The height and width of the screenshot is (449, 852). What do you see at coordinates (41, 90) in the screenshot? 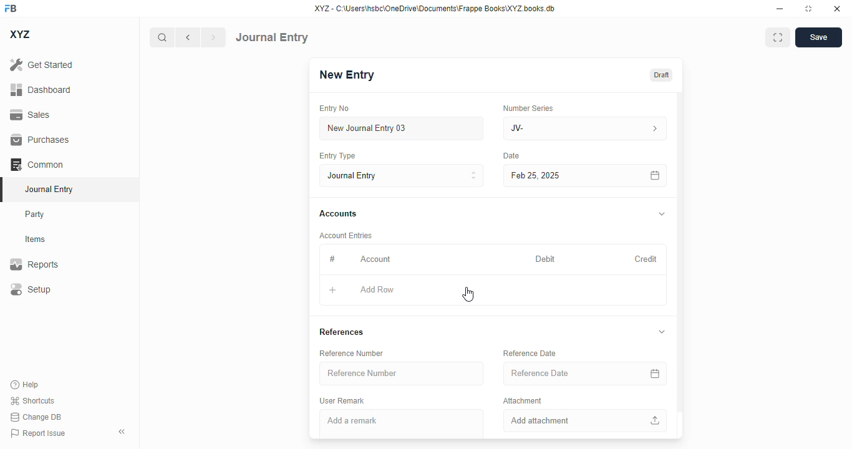
I see `dashboard` at bounding box center [41, 90].